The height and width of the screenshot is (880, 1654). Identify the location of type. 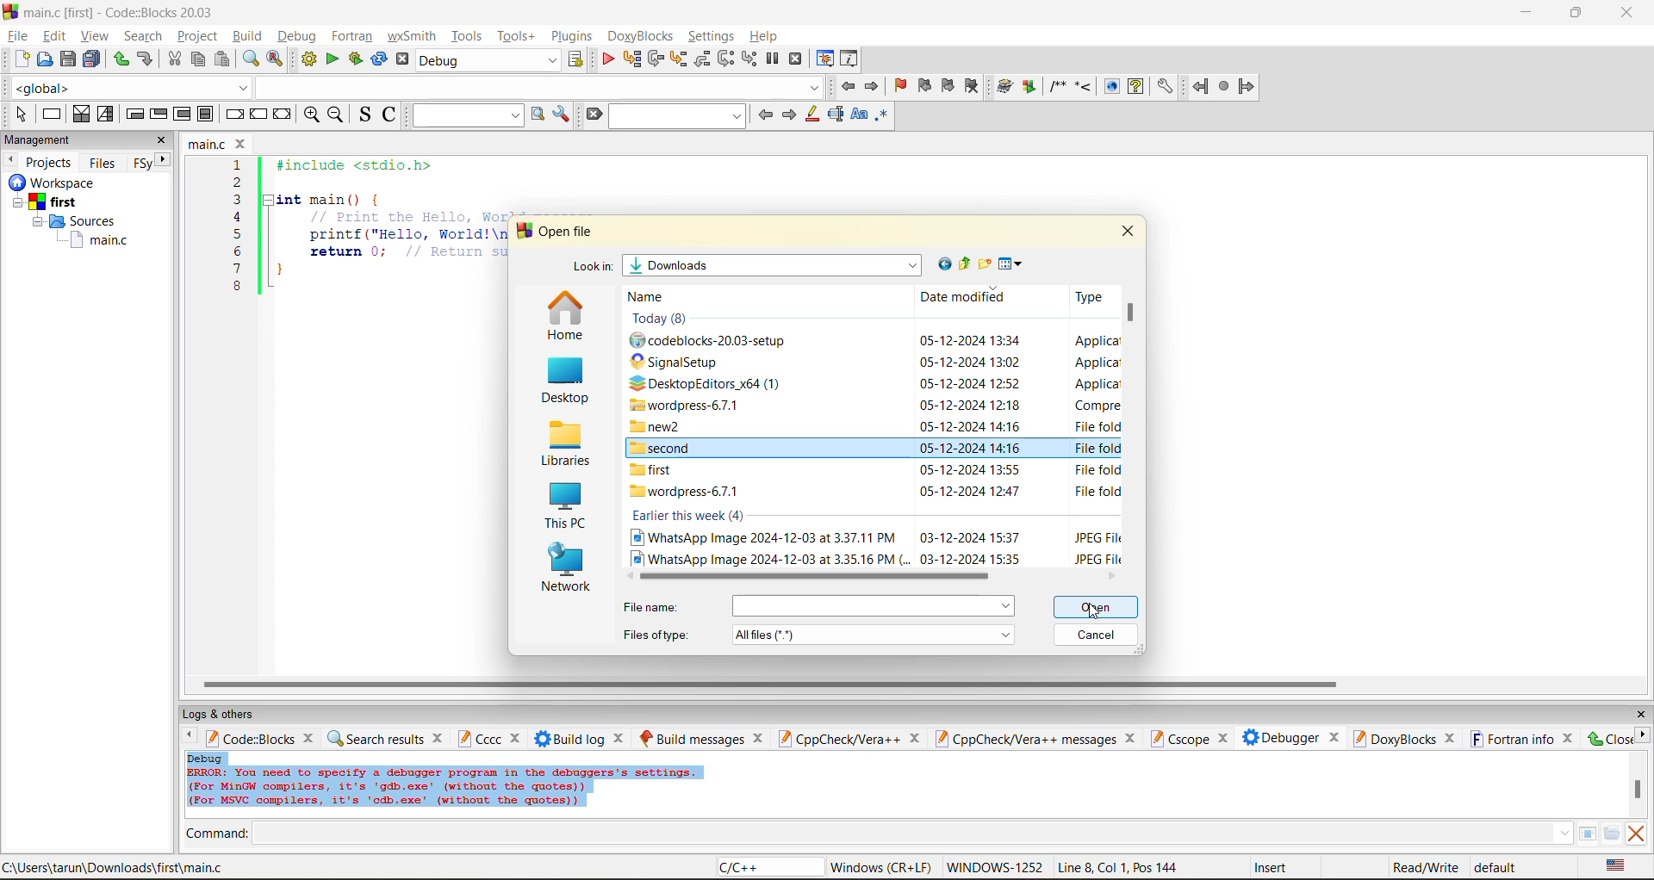
(1096, 493).